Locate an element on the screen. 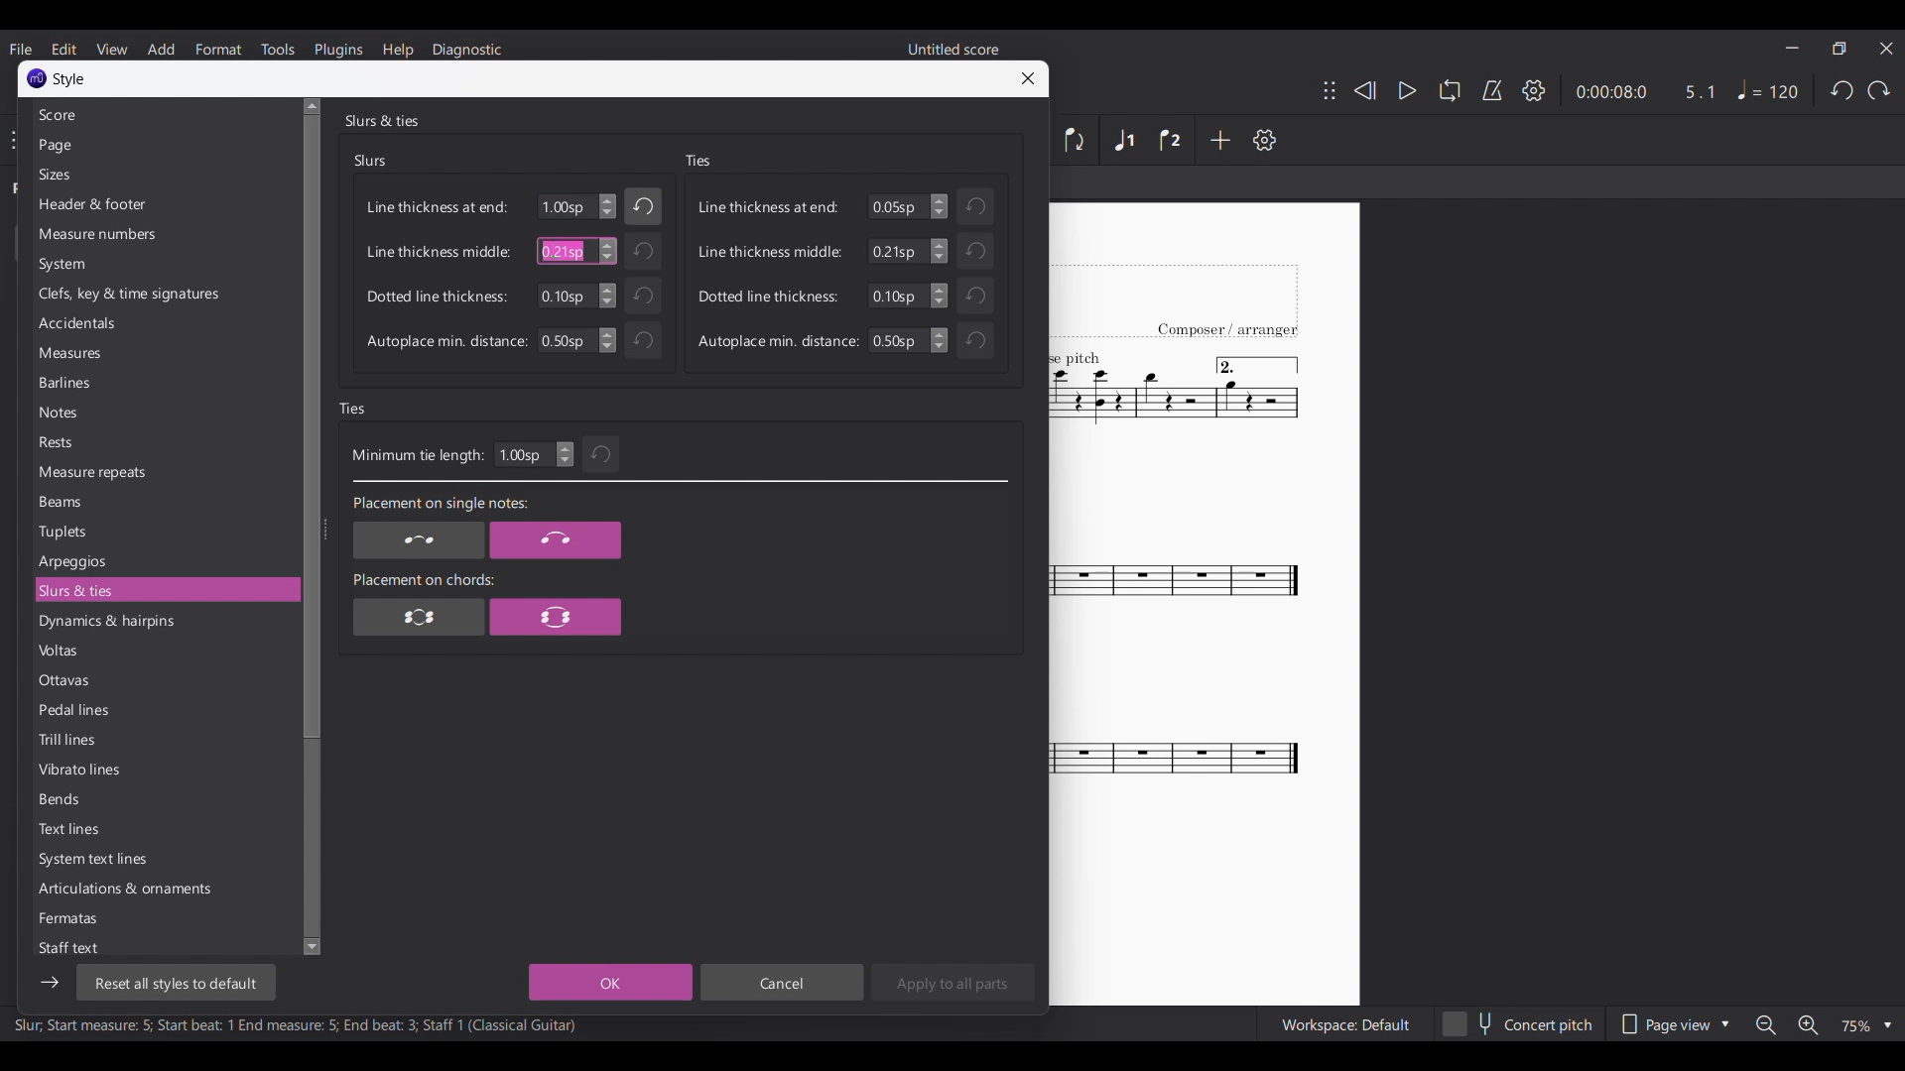  Change width of side panel is located at coordinates (324, 529).